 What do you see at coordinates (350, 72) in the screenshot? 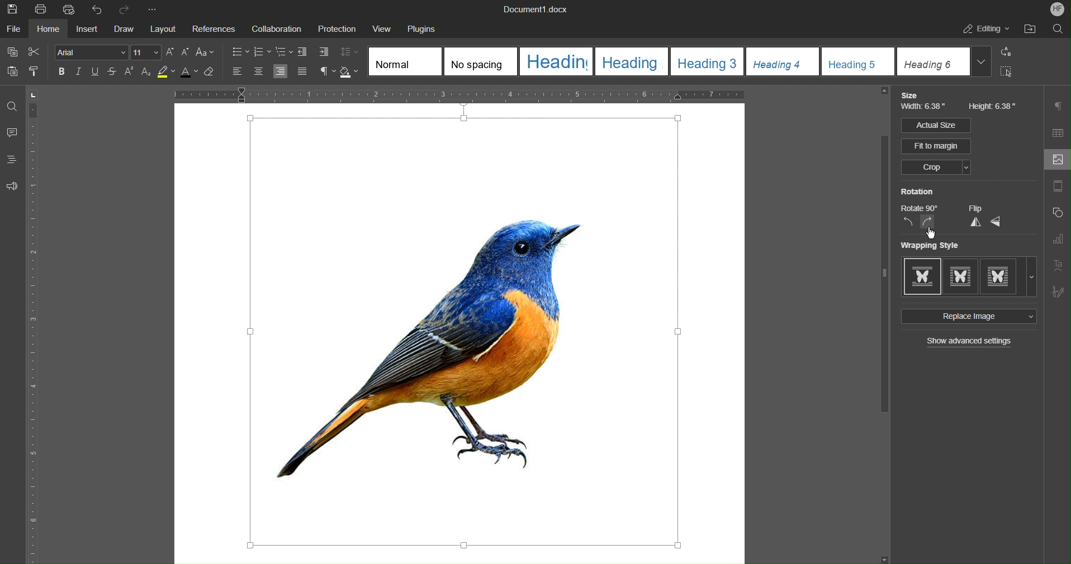
I see `Shading` at bounding box center [350, 72].